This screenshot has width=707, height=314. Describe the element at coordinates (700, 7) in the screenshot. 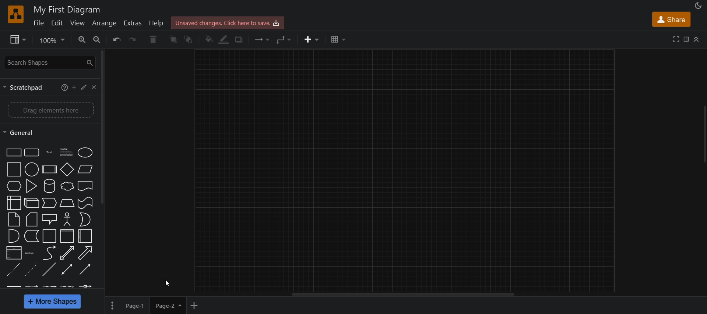

I see `mode` at that location.